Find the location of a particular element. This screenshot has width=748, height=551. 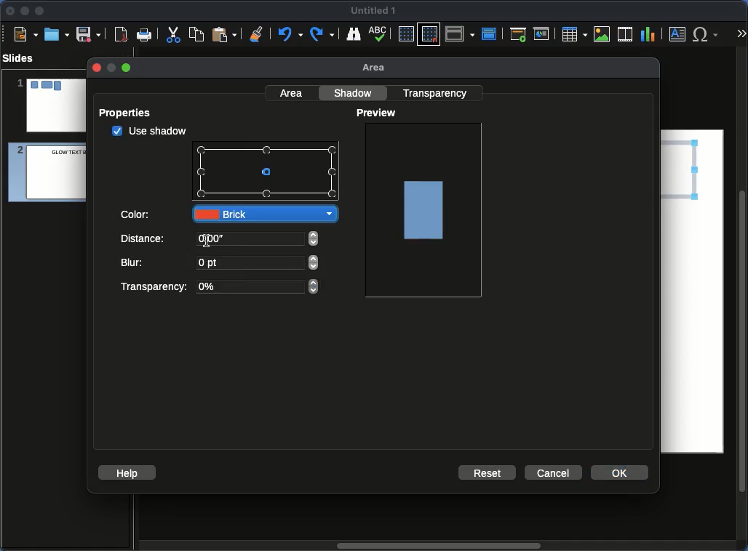

Distance is located at coordinates (221, 241).